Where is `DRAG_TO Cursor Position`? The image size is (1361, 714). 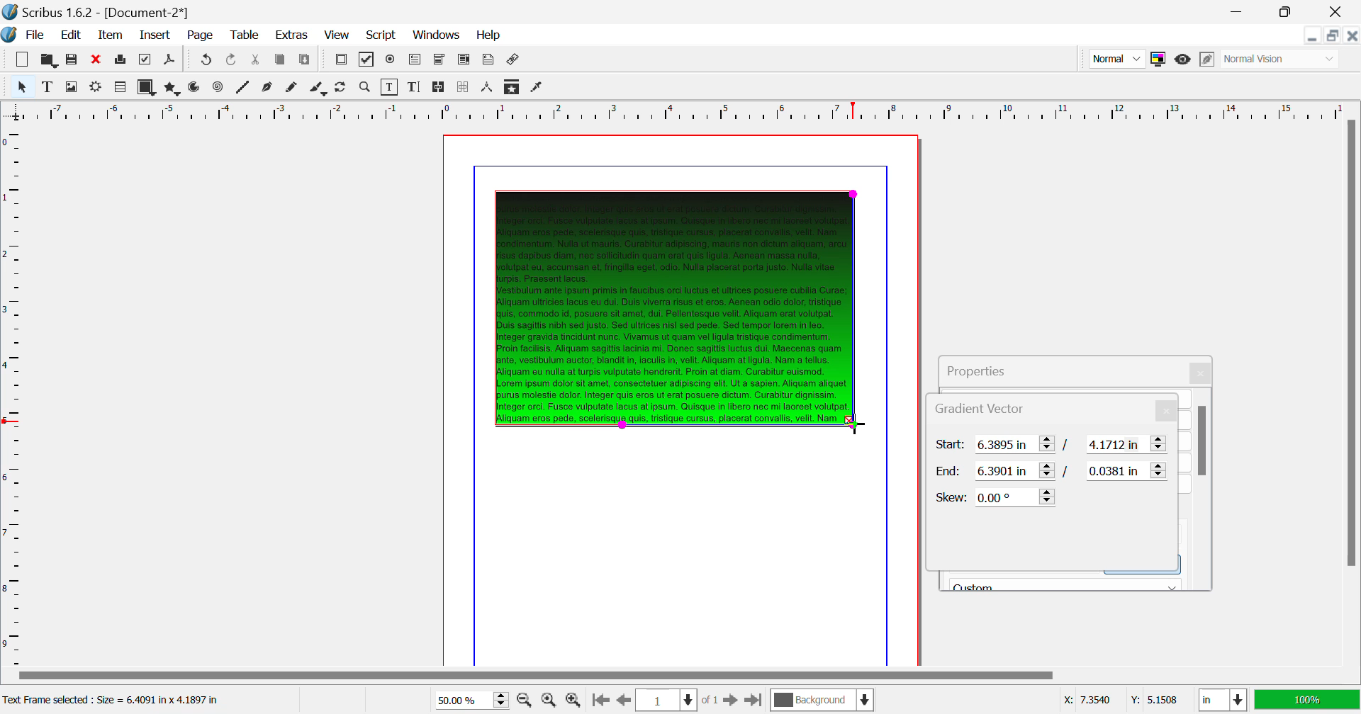 DRAG_TO Cursor Position is located at coordinates (856, 424).